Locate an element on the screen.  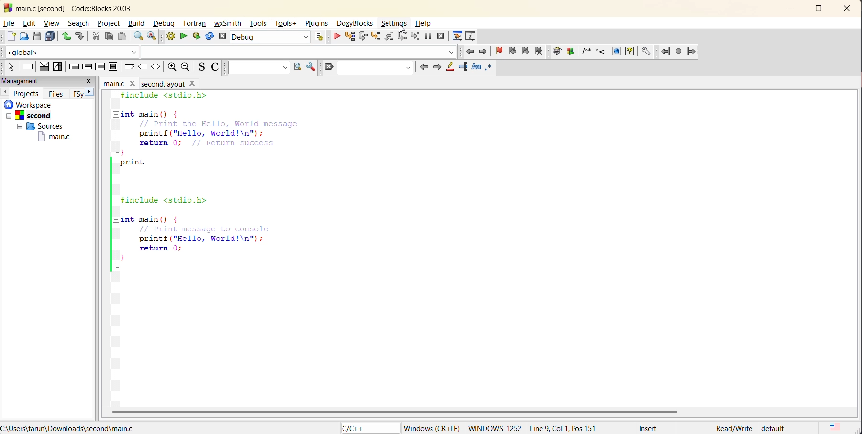
block instruction is located at coordinates (114, 67).